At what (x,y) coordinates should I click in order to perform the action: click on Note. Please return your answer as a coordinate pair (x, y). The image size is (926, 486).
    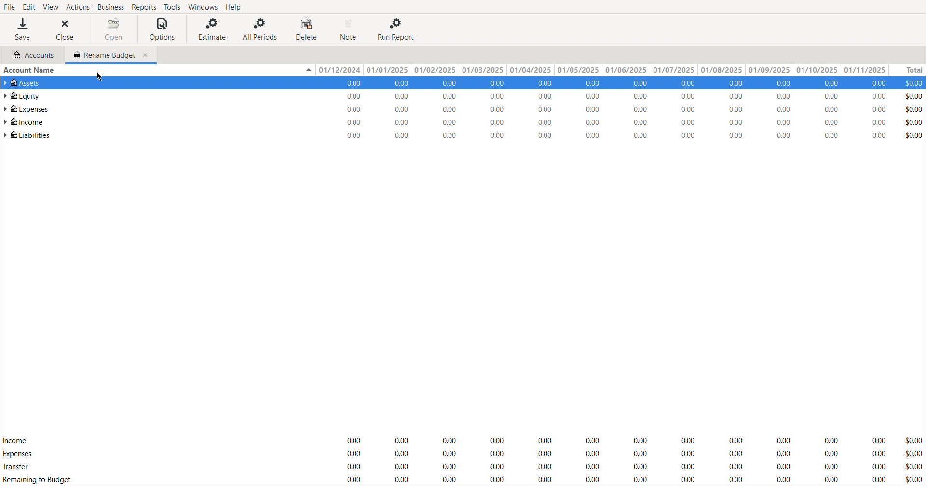
    Looking at the image, I should click on (350, 29).